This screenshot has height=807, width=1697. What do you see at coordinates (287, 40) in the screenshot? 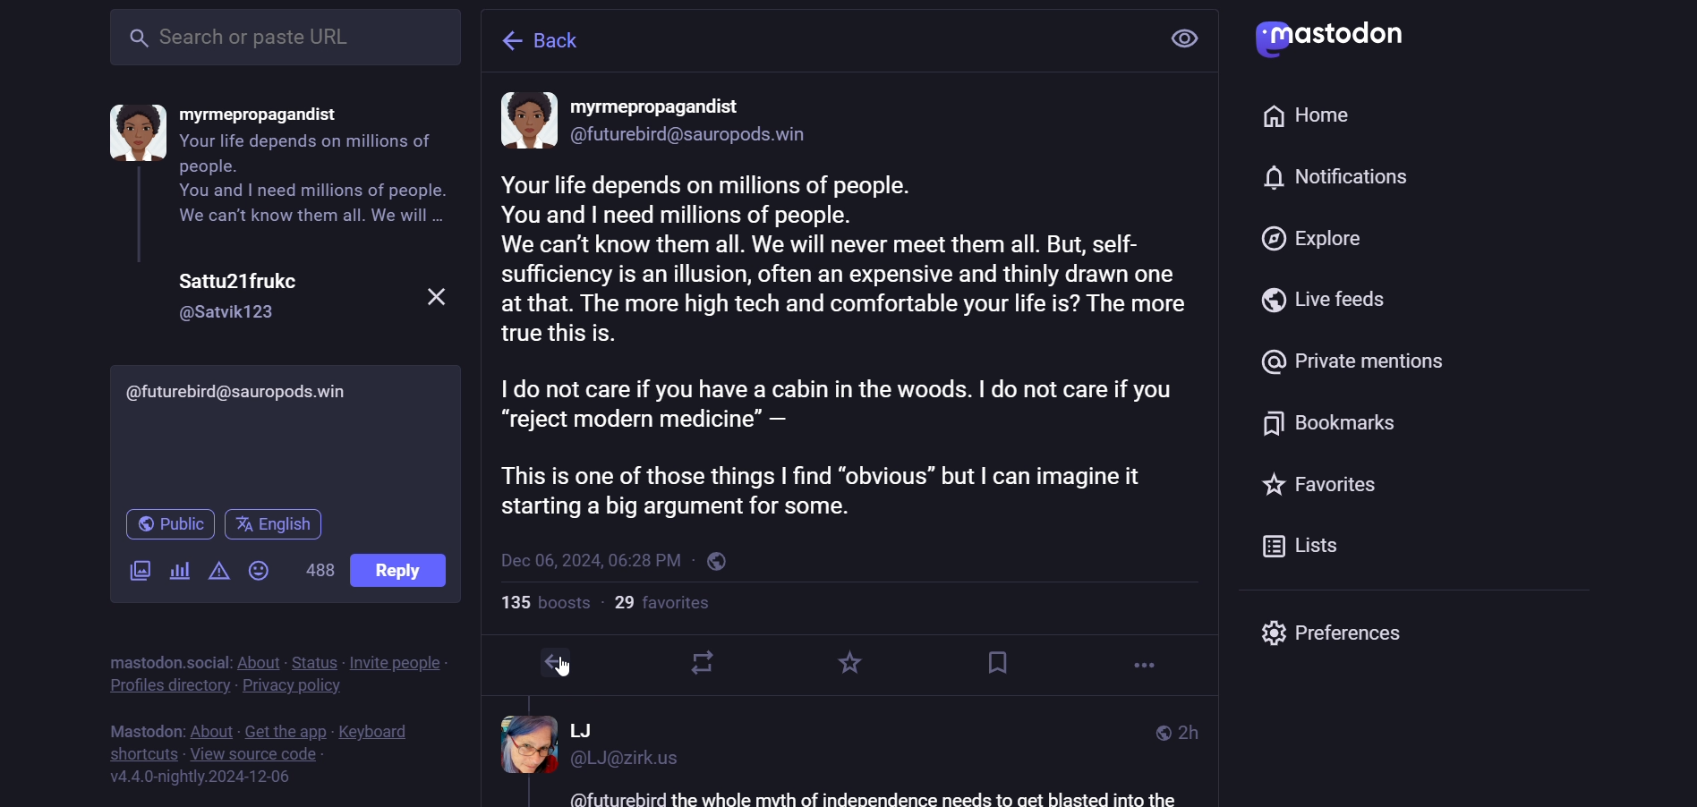
I see `search` at bounding box center [287, 40].